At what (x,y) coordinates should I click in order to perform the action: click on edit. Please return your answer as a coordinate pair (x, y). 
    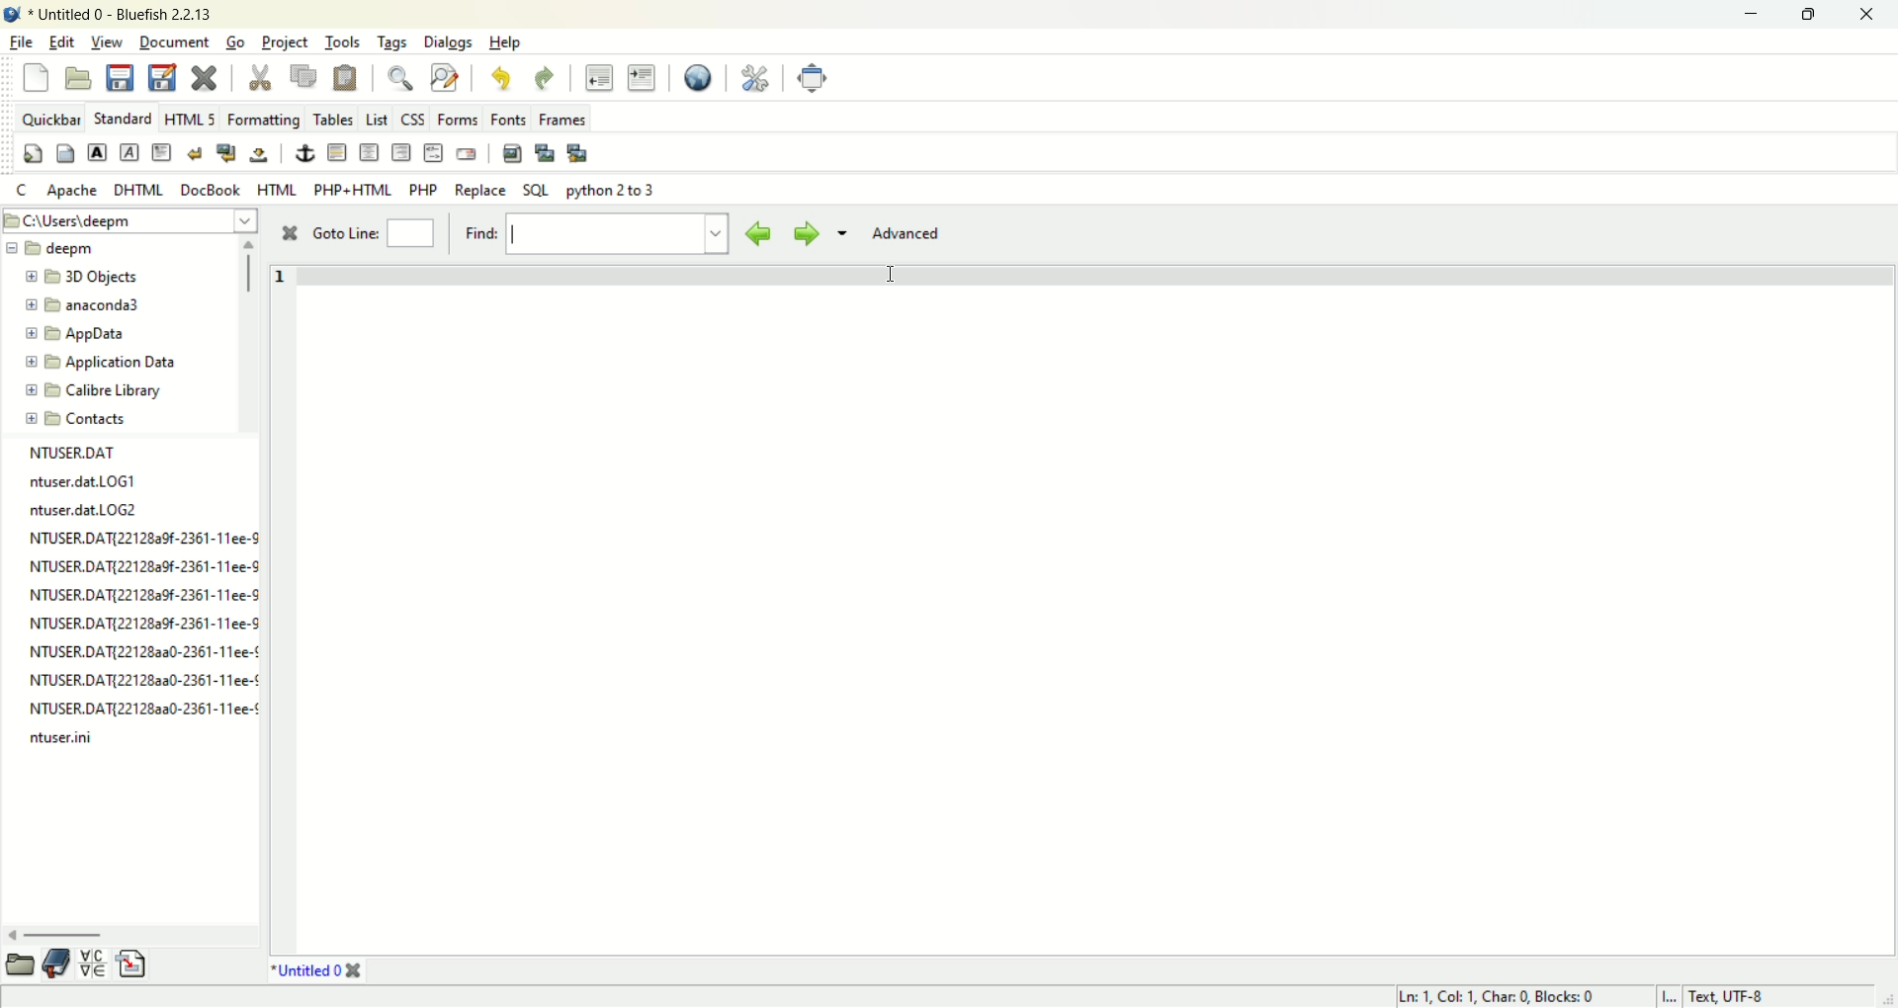
    Looking at the image, I should click on (61, 42).